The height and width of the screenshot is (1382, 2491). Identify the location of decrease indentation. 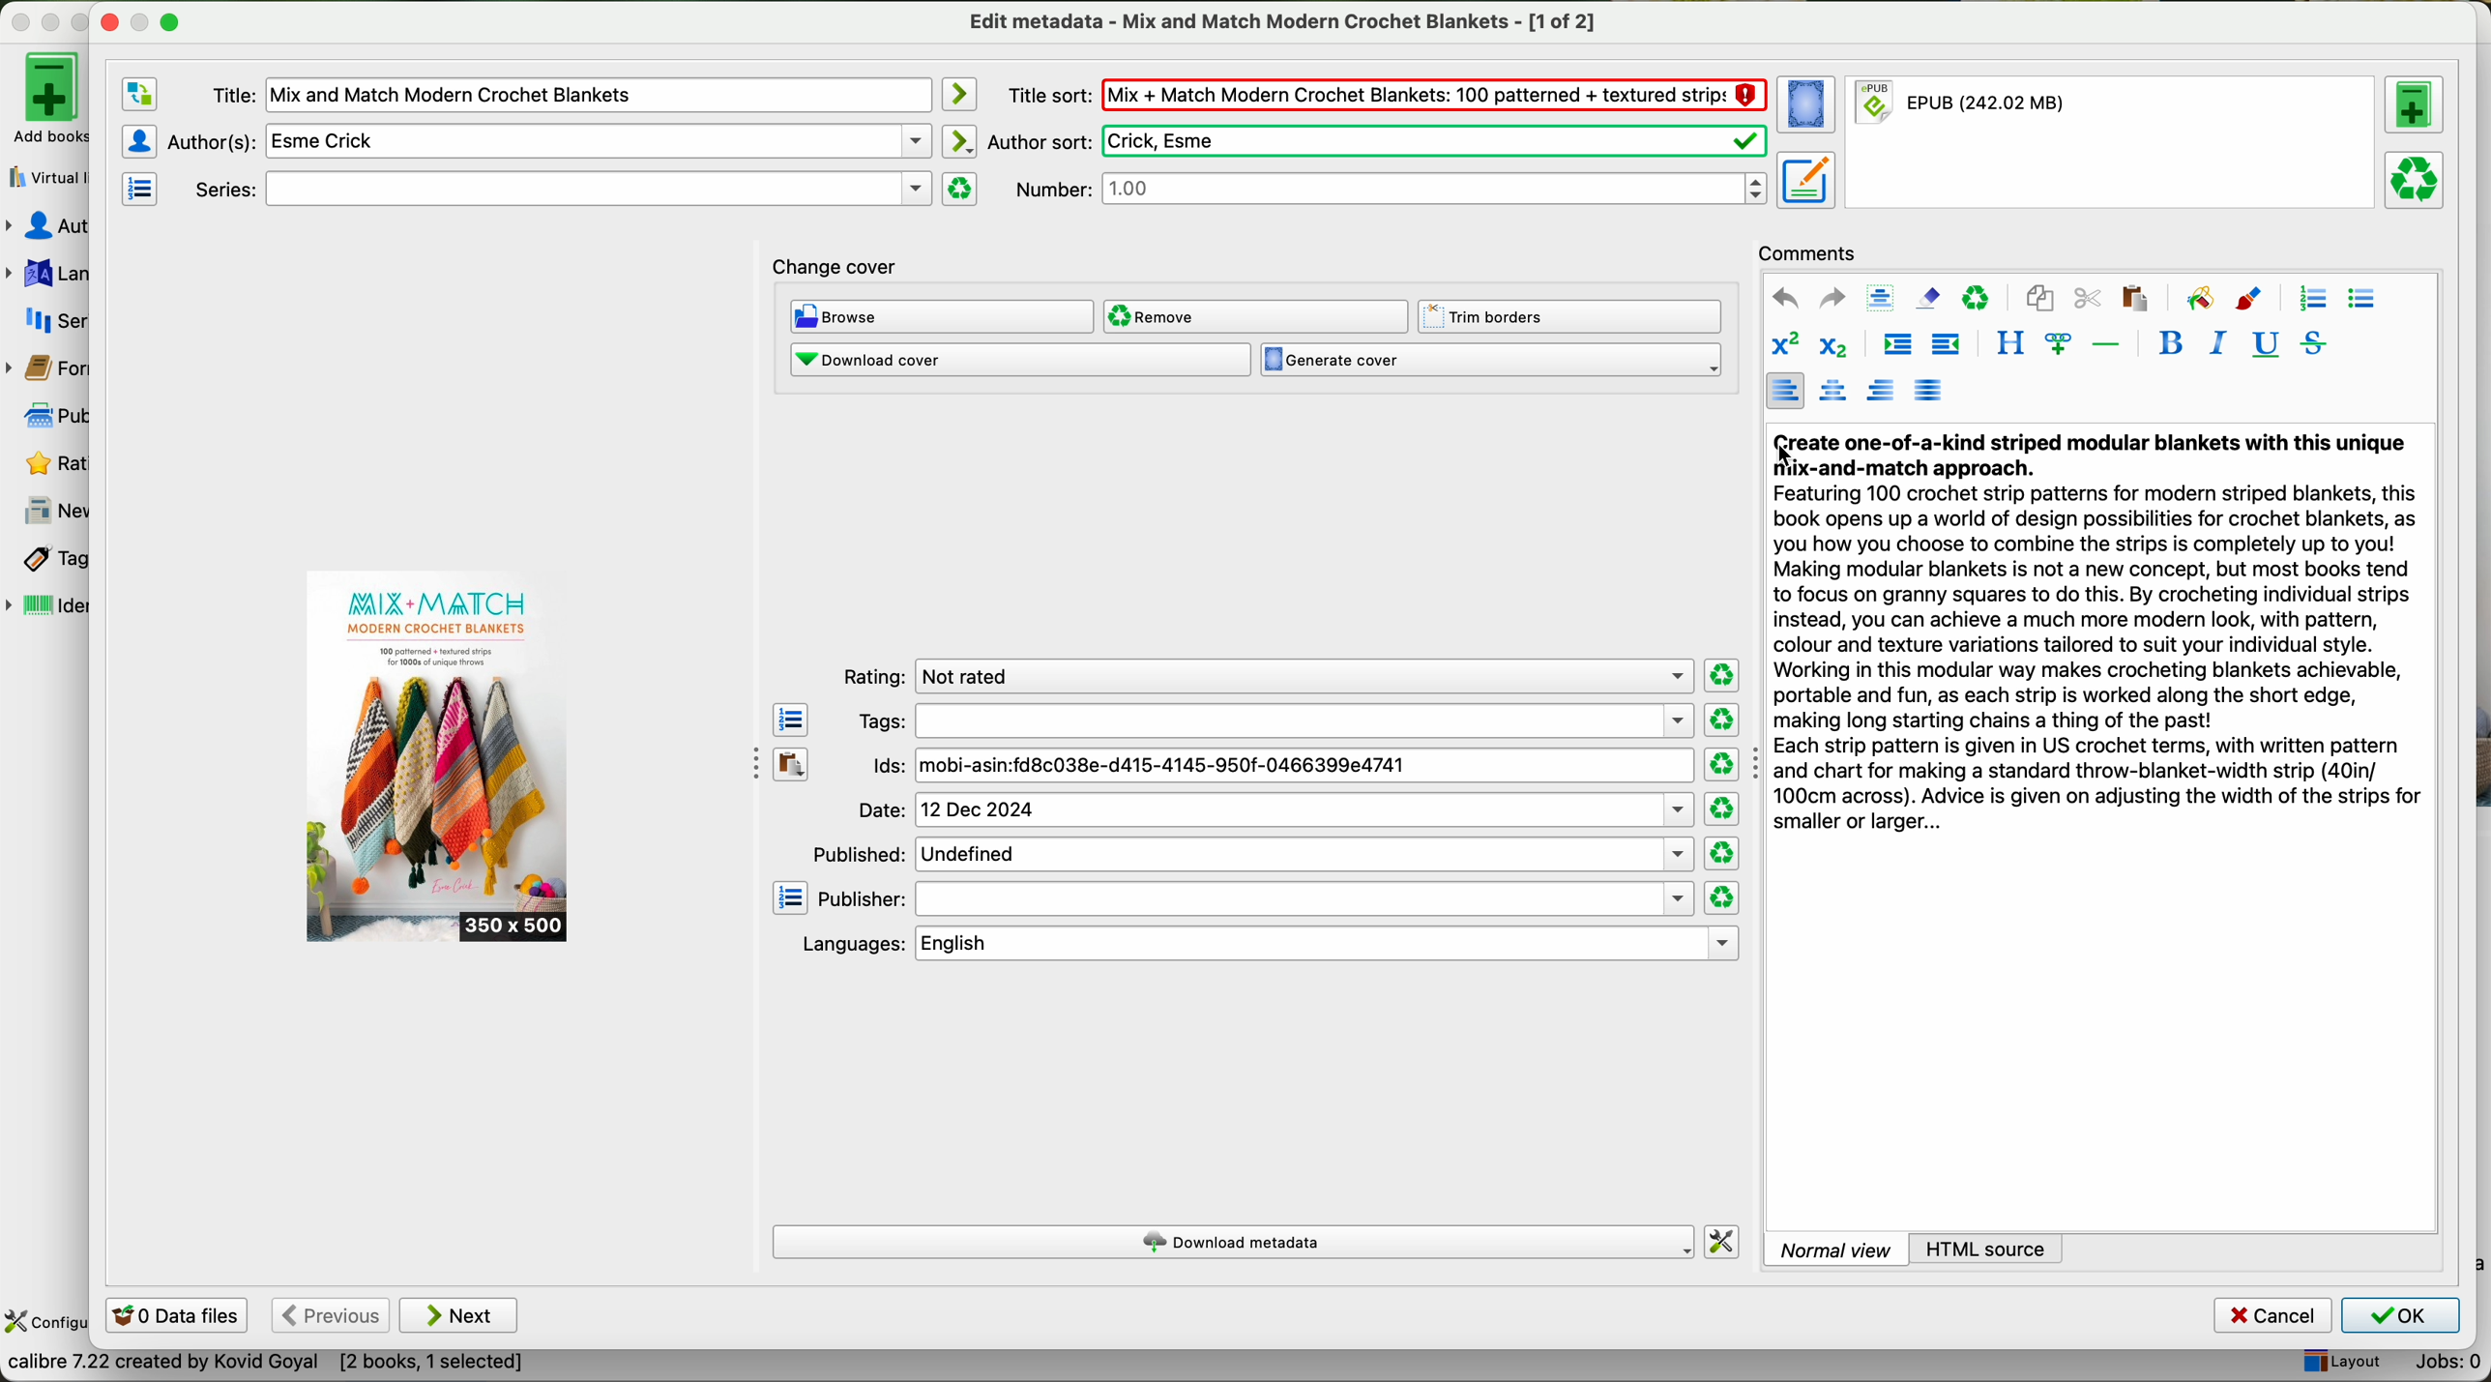
(1944, 346).